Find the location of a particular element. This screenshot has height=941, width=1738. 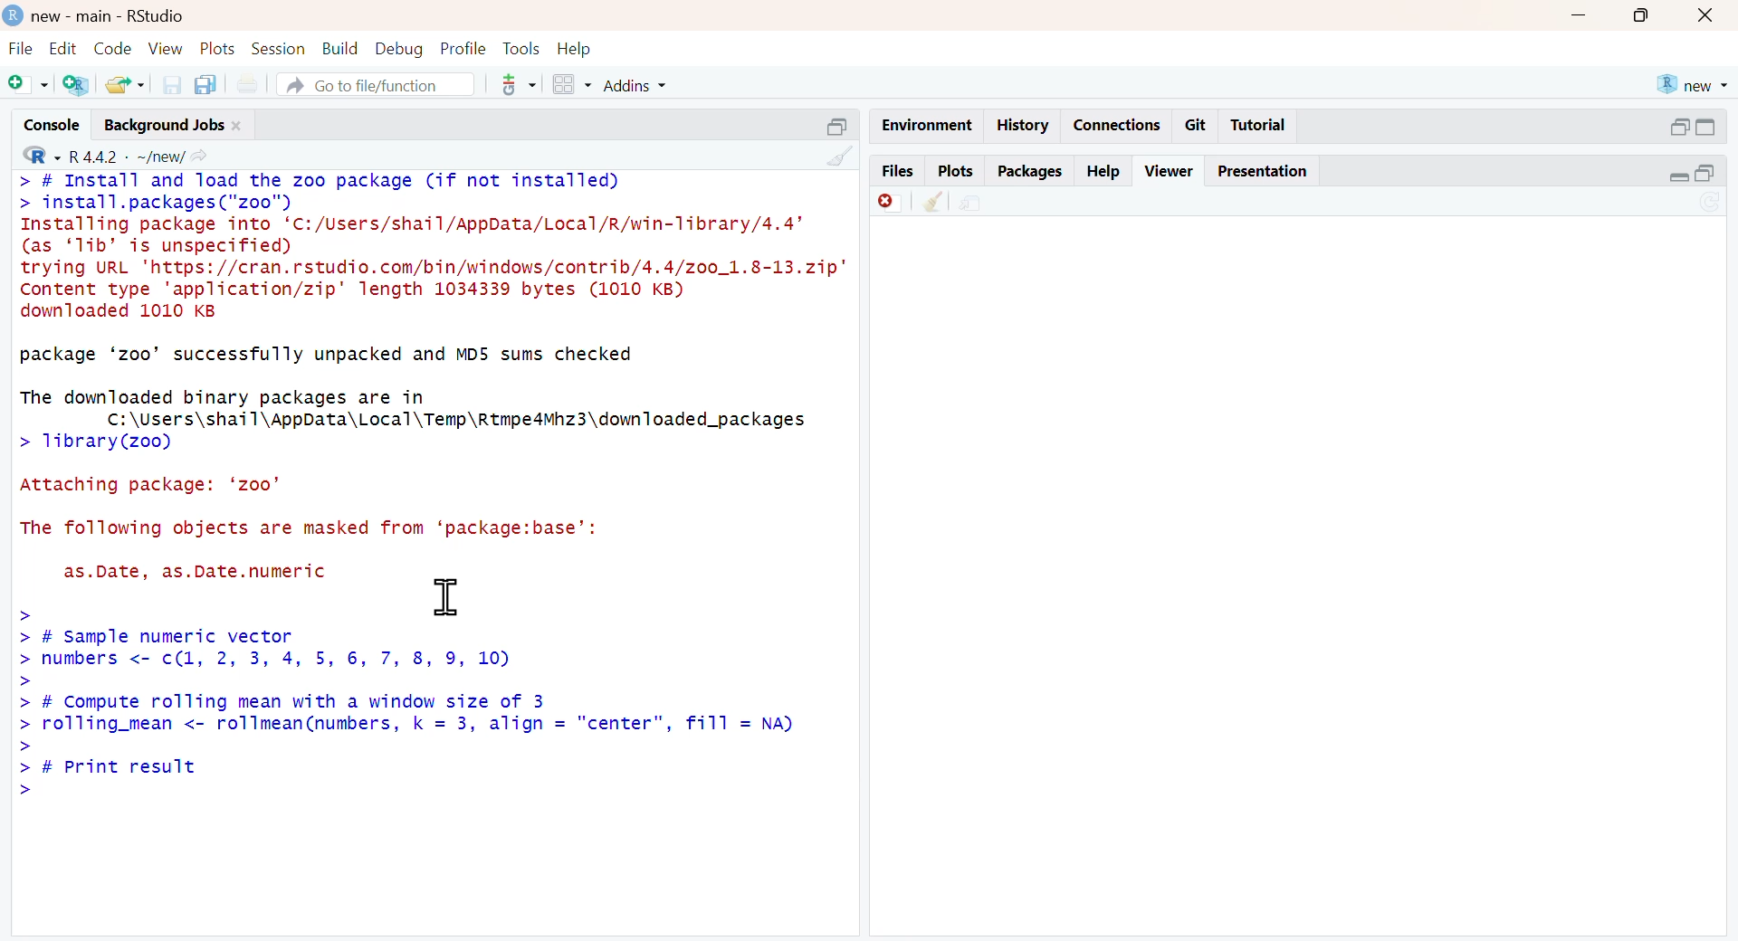

add R file is located at coordinates (78, 83).